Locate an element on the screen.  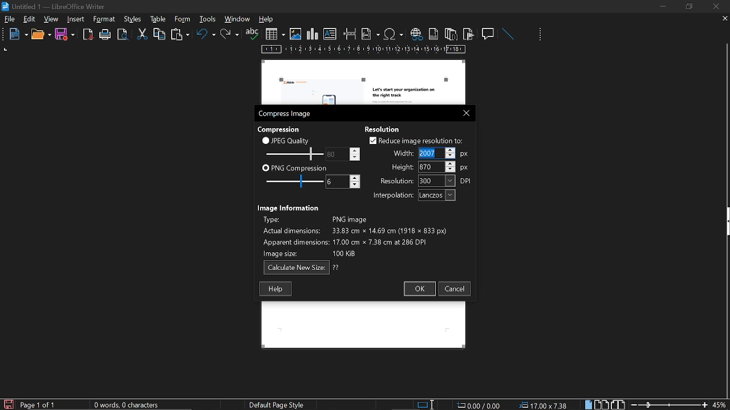
window is located at coordinates (238, 19).